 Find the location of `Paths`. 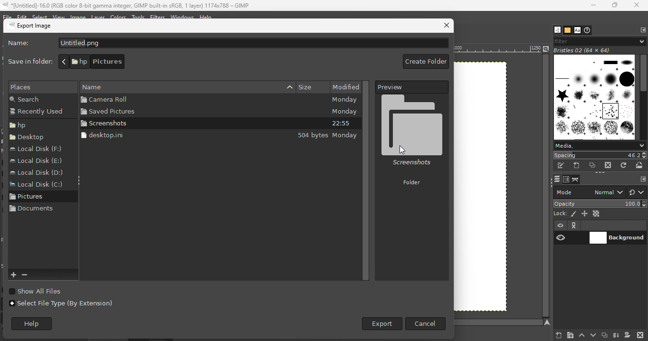

Paths is located at coordinates (575, 180).